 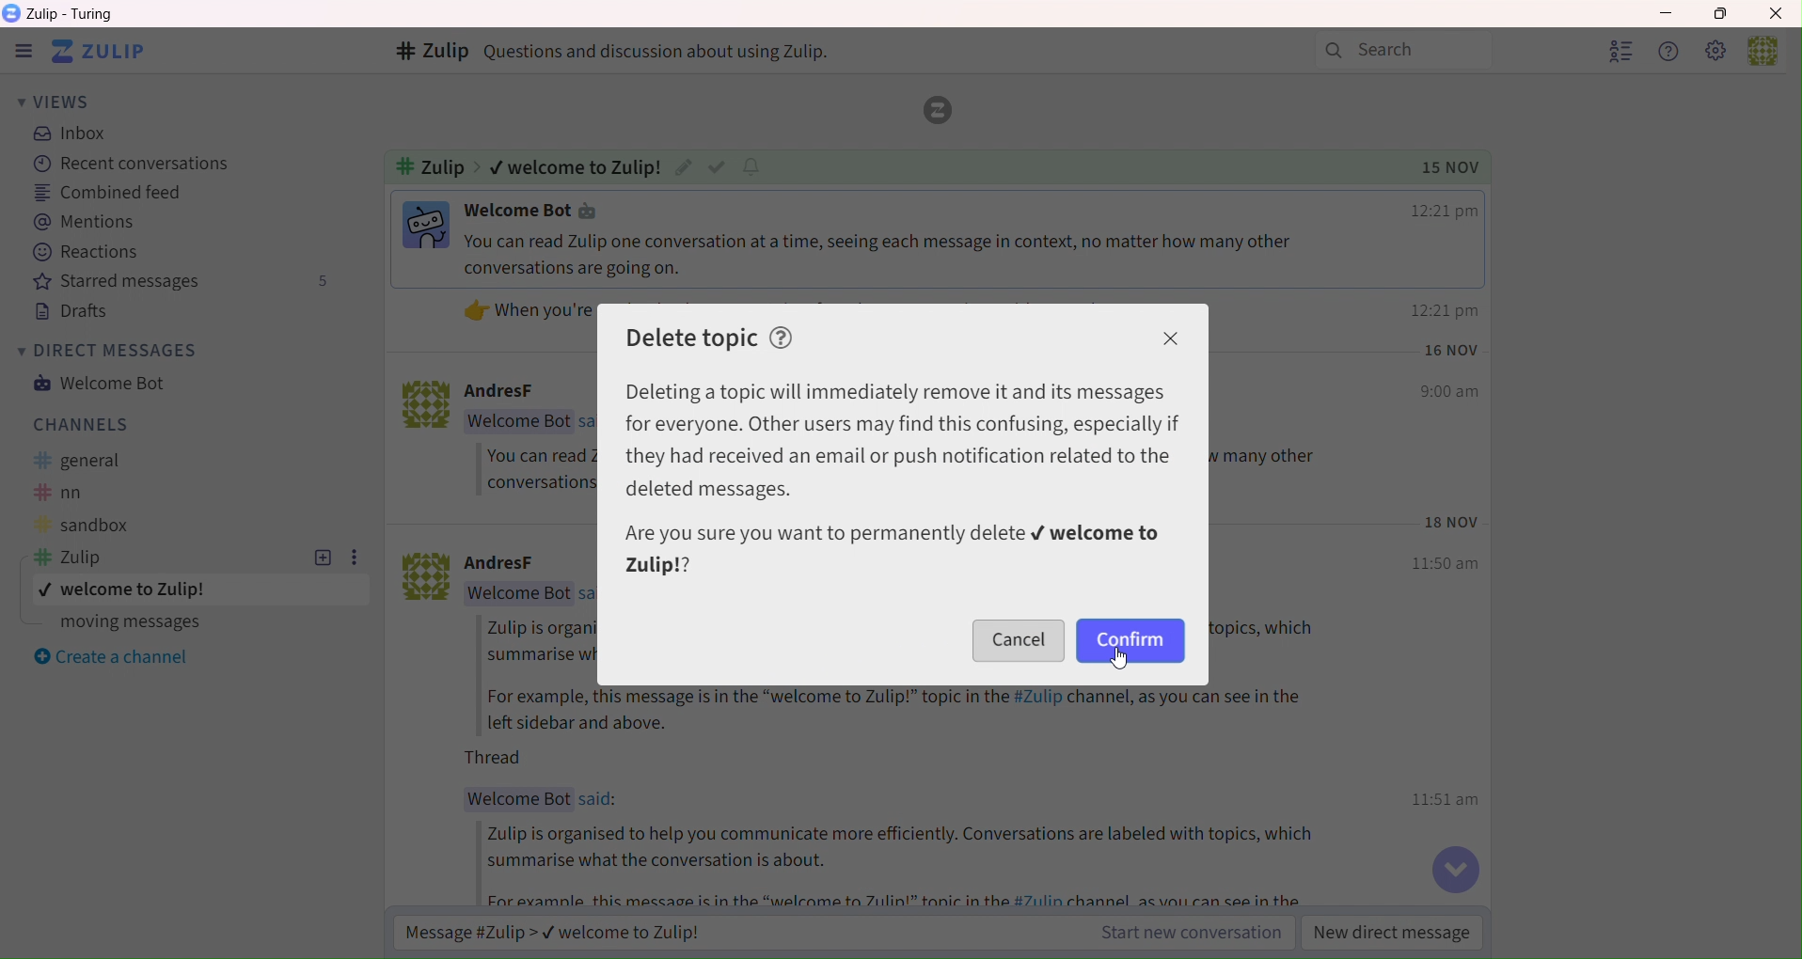 I want to click on Channels, so click(x=434, y=51).